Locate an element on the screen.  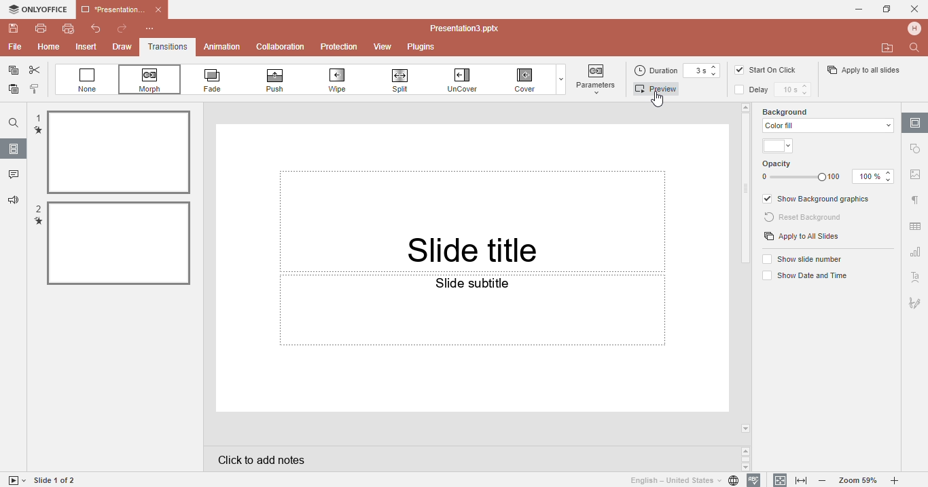
Collabration is located at coordinates (281, 47).